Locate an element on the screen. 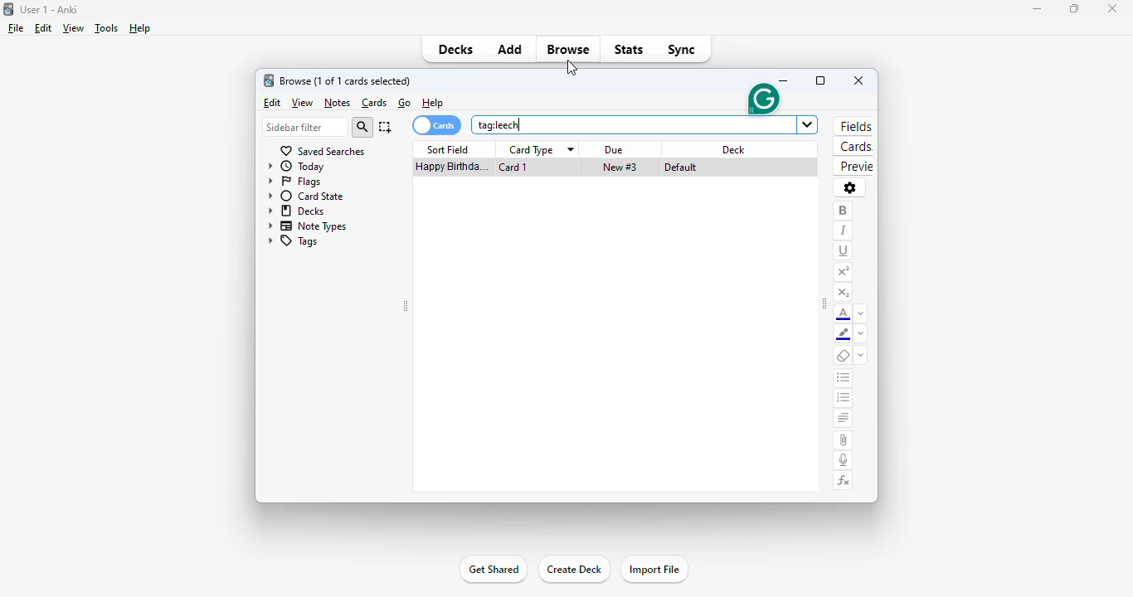 The width and height of the screenshot is (1133, 597). bold is located at coordinates (844, 211).